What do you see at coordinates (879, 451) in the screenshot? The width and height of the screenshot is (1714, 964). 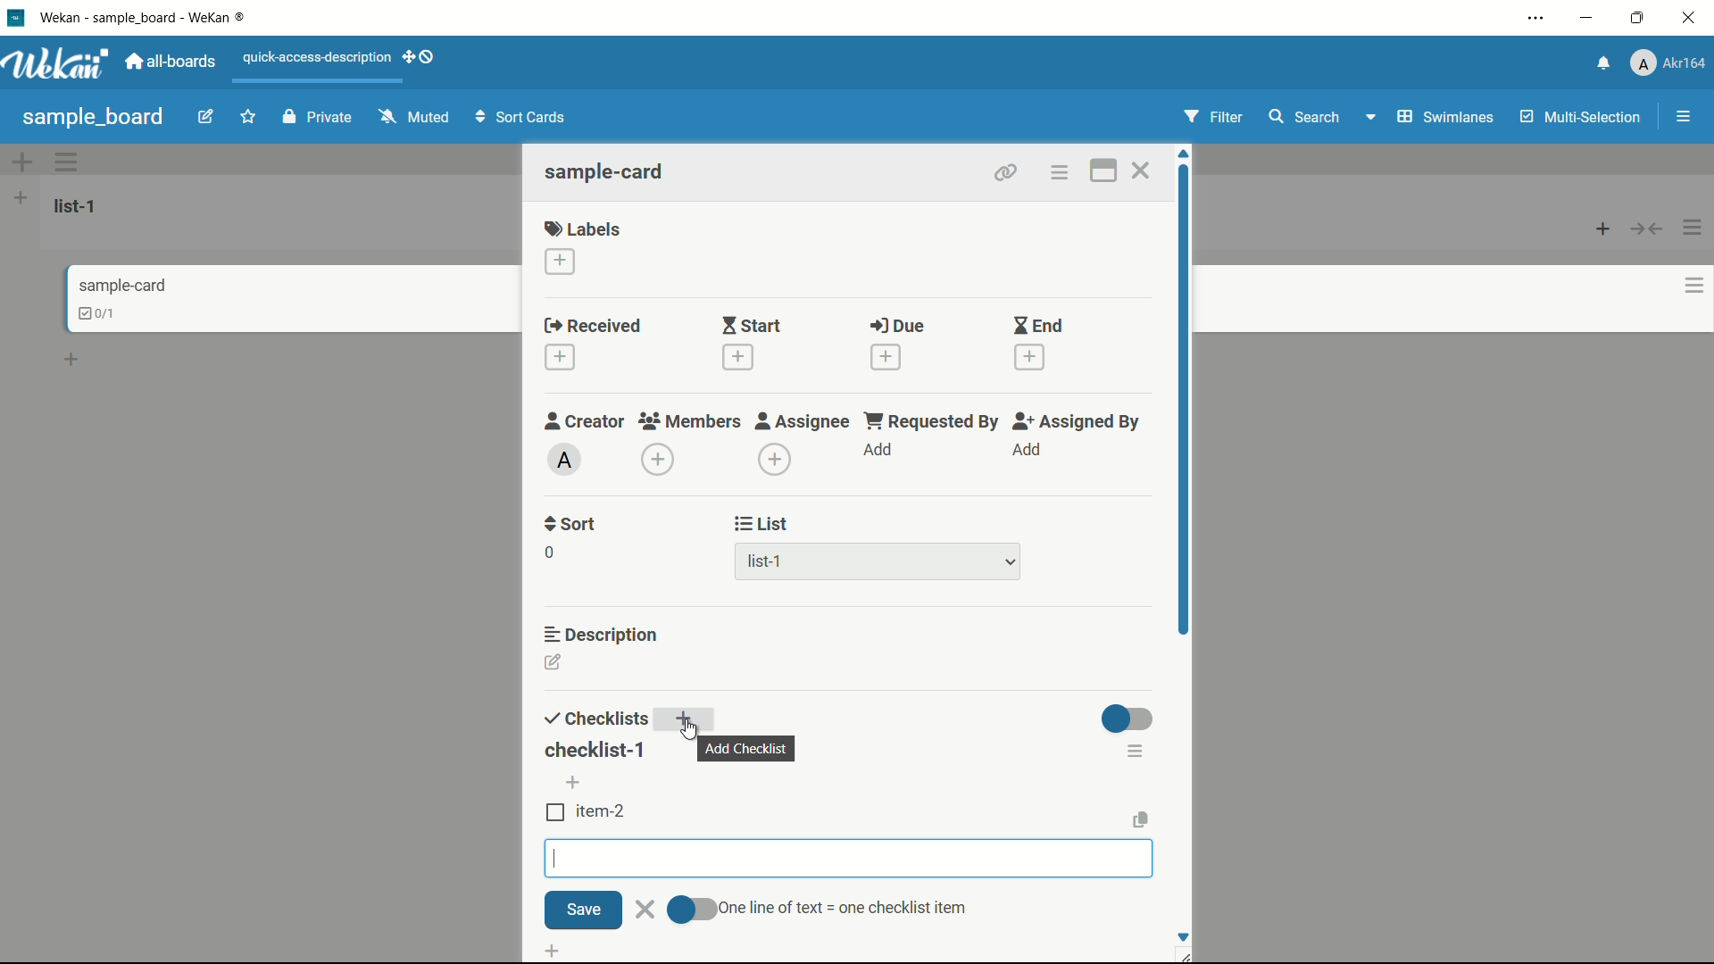 I see `add` at bounding box center [879, 451].